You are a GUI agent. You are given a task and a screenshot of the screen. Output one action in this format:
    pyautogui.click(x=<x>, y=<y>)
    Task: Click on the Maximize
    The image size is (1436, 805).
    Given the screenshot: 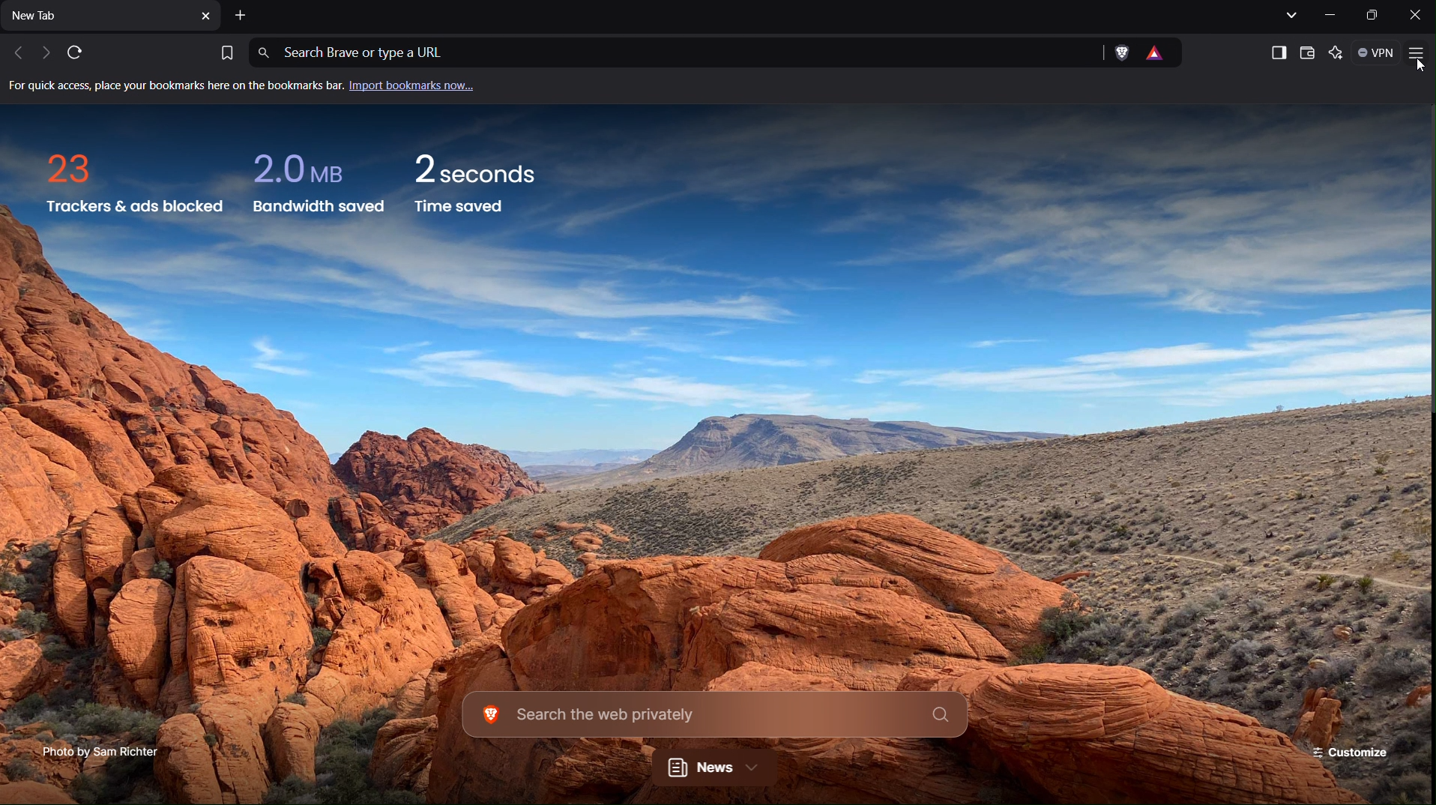 What is the action you would take?
    pyautogui.click(x=1373, y=15)
    